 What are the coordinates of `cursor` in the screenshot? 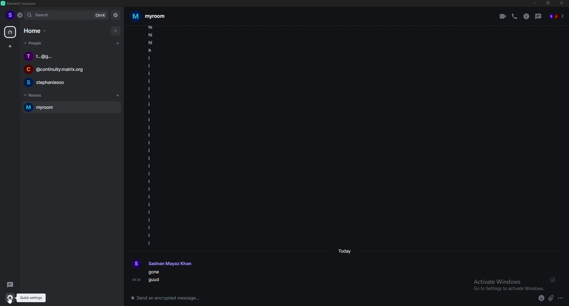 It's located at (16, 299).